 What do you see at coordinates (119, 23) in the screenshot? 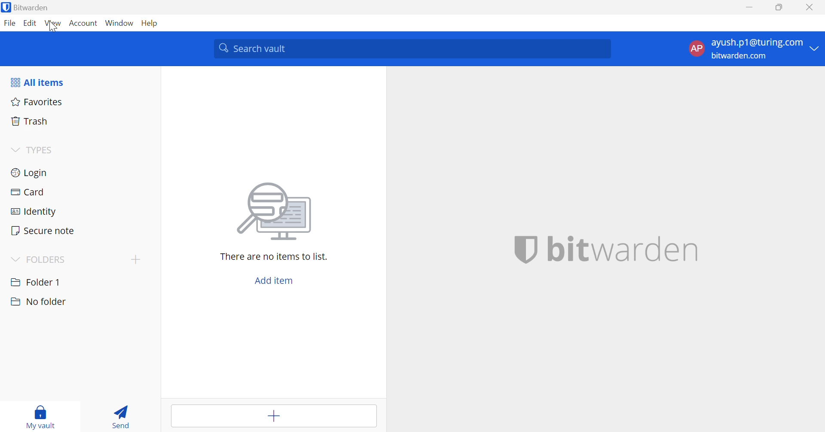
I see `Window` at bounding box center [119, 23].